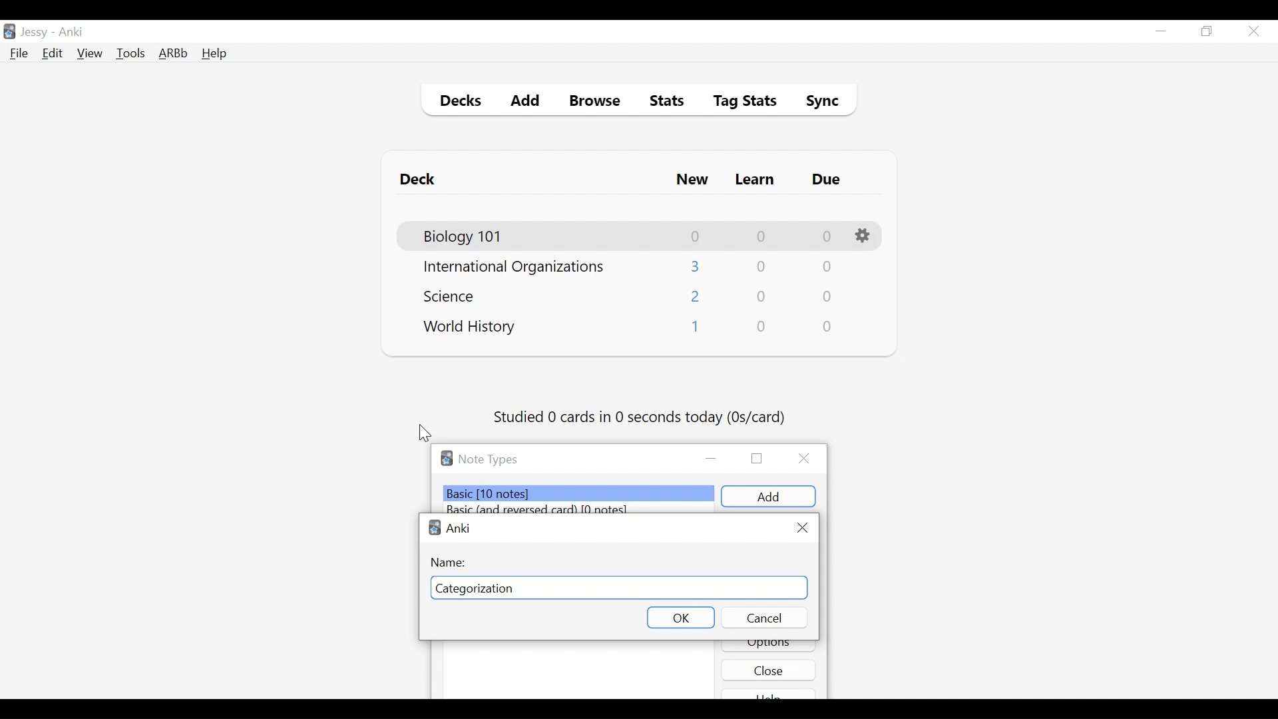 The image size is (1278, 719). I want to click on Restore, so click(1207, 32).